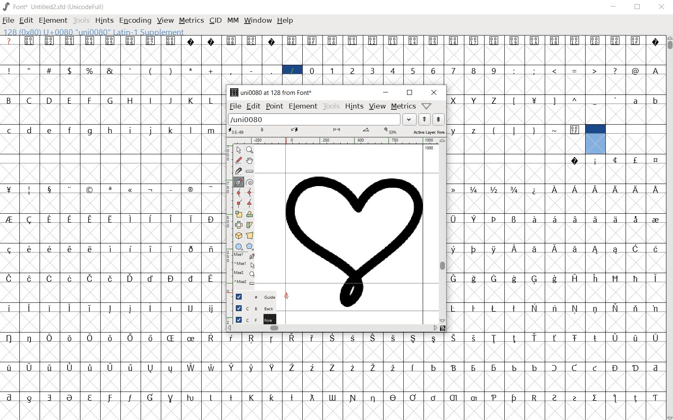  What do you see at coordinates (9, 308) in the screenshot?
I see `glyph` at bounding box center [9, 308].